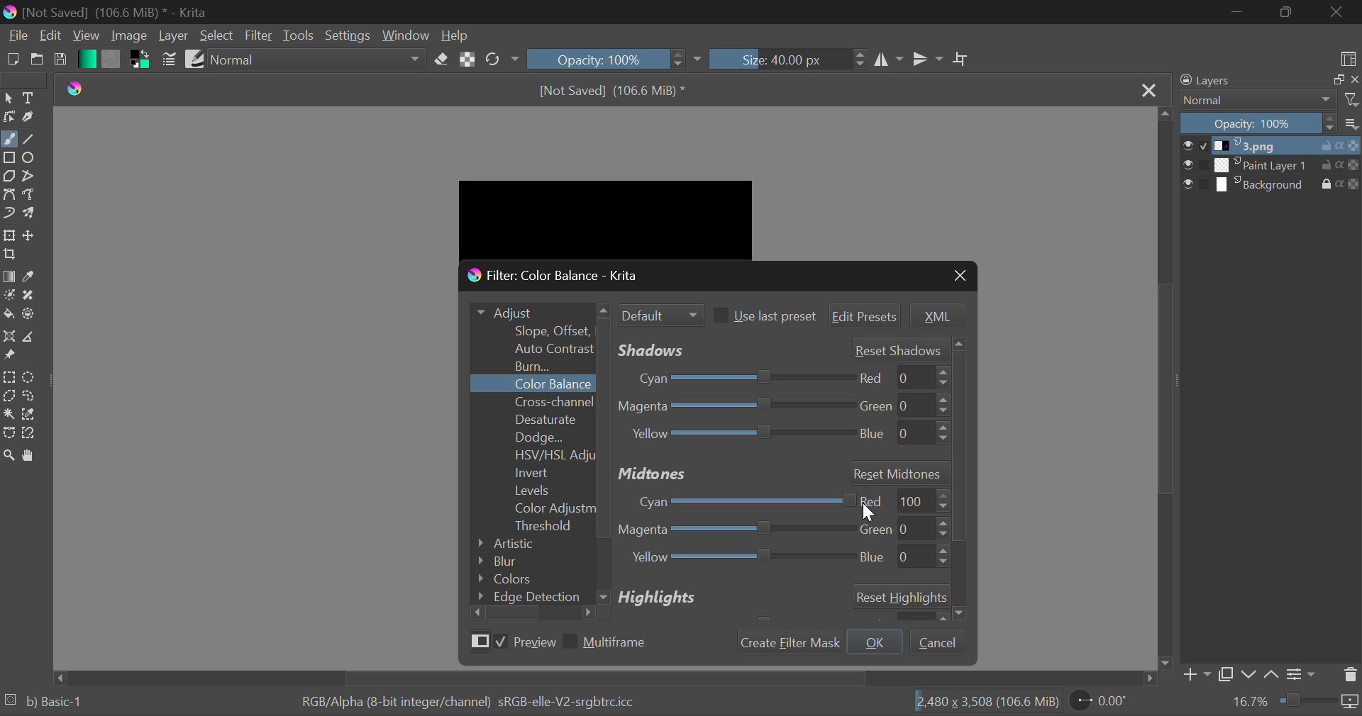 The height and width of the screenshot is (716, 1362). I want to click on Tools, so click(299, 37).